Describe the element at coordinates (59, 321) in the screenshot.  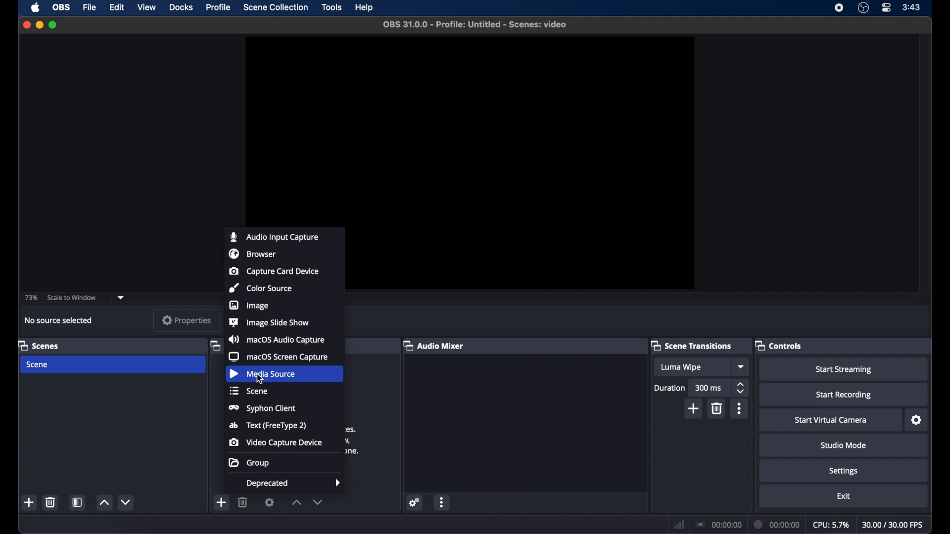
I see `no source selected` at that location.